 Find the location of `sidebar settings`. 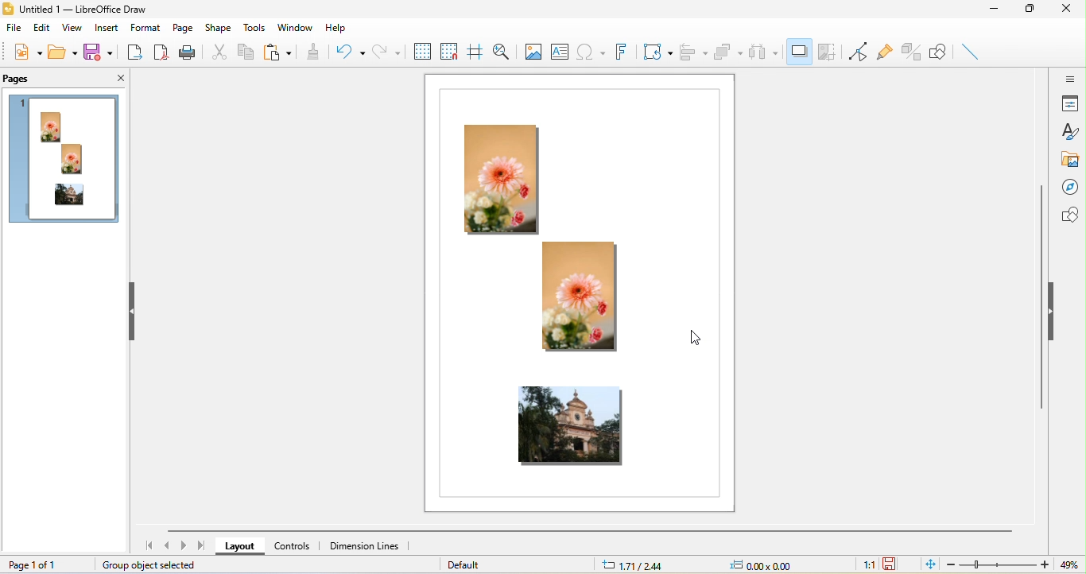

sidebar settings is located at coordinates (1070, 80).